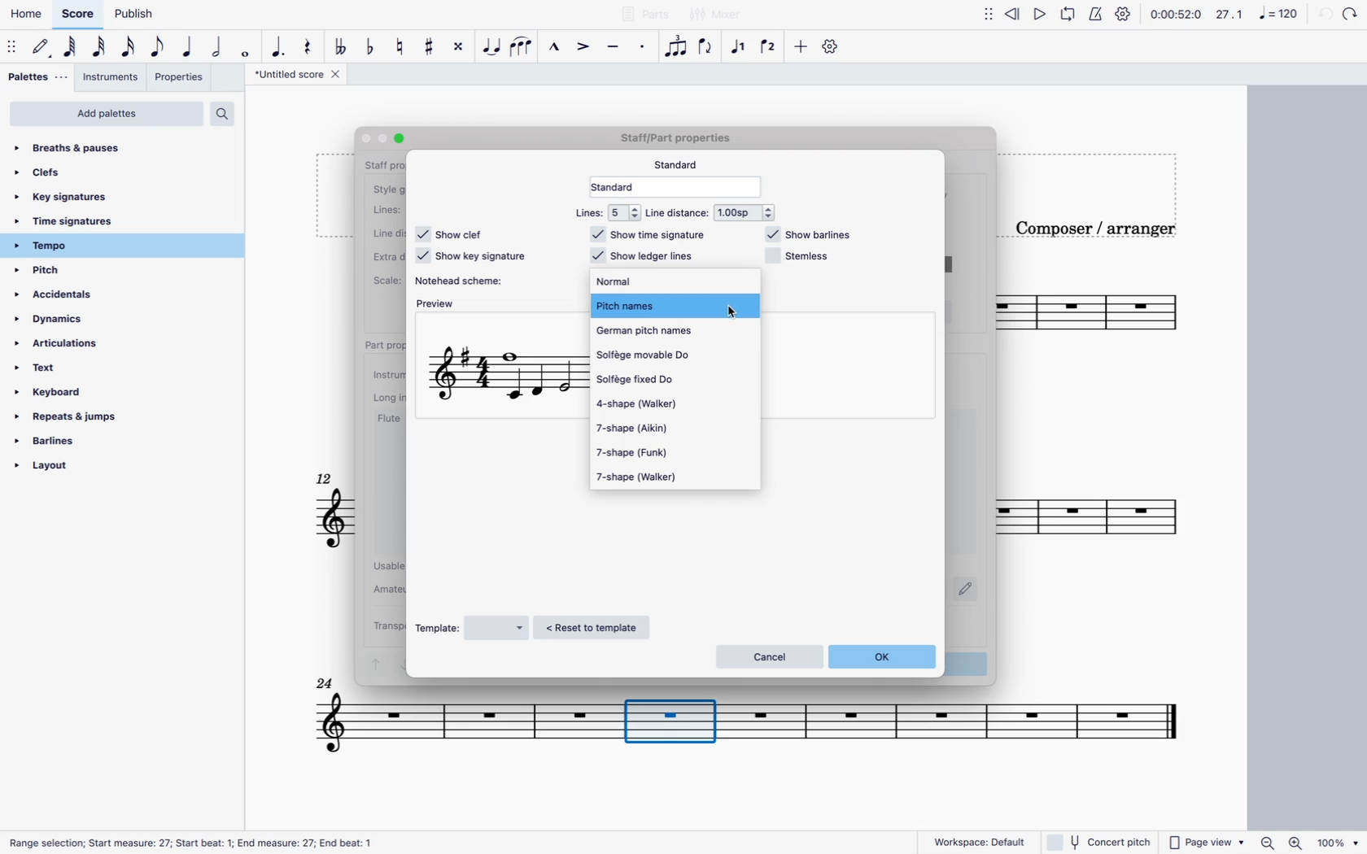 This screenshot has width=1367, height=854. Describe the element at coordinates (655, 379) in the screenshot. I see `solfege fixed do` at that location.